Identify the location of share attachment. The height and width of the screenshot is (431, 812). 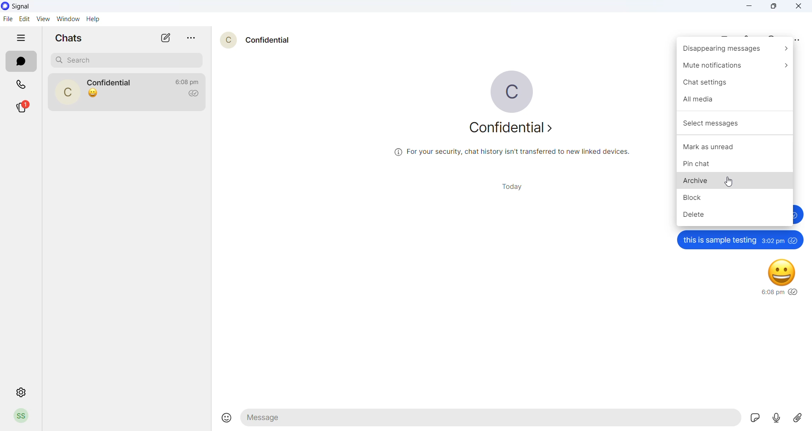
(799, 417).